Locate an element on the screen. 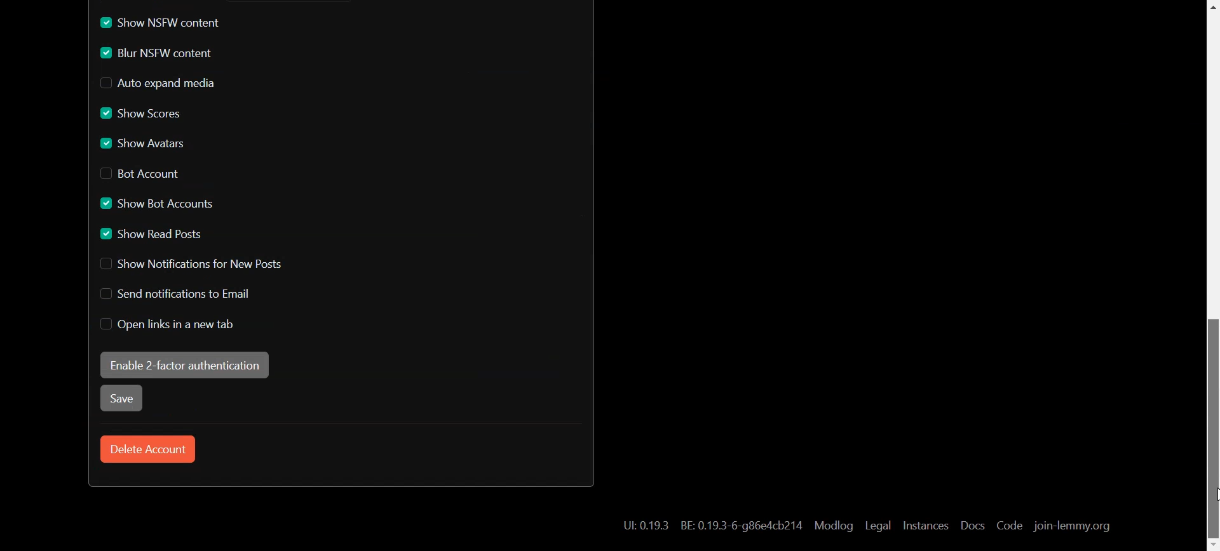 This screenshot has width=1220, height=551. Enable 2-factor authentication is located at coordinates (184, 365).